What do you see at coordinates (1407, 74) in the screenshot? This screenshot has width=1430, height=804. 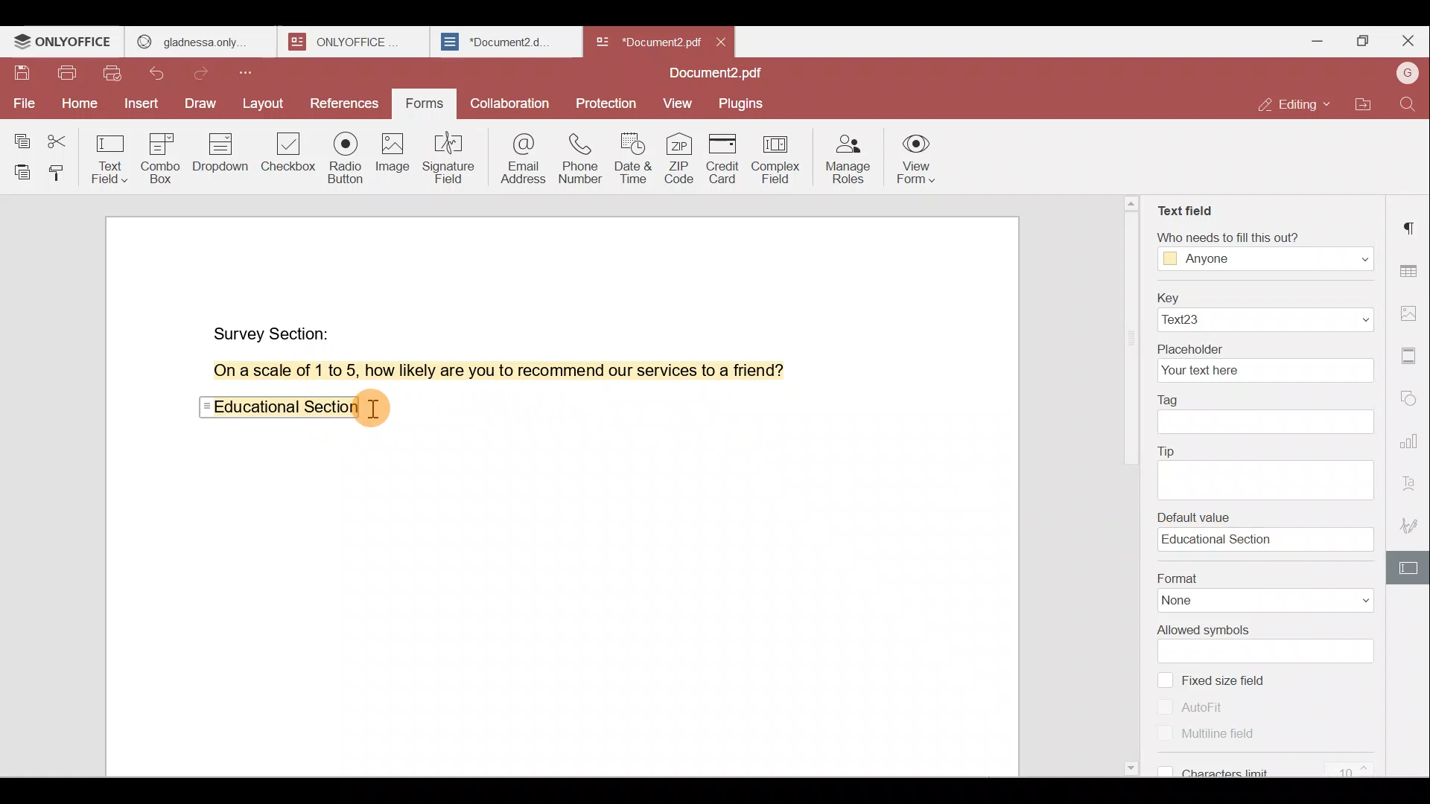 I see `Account name` at bounding box center [1407, 74].